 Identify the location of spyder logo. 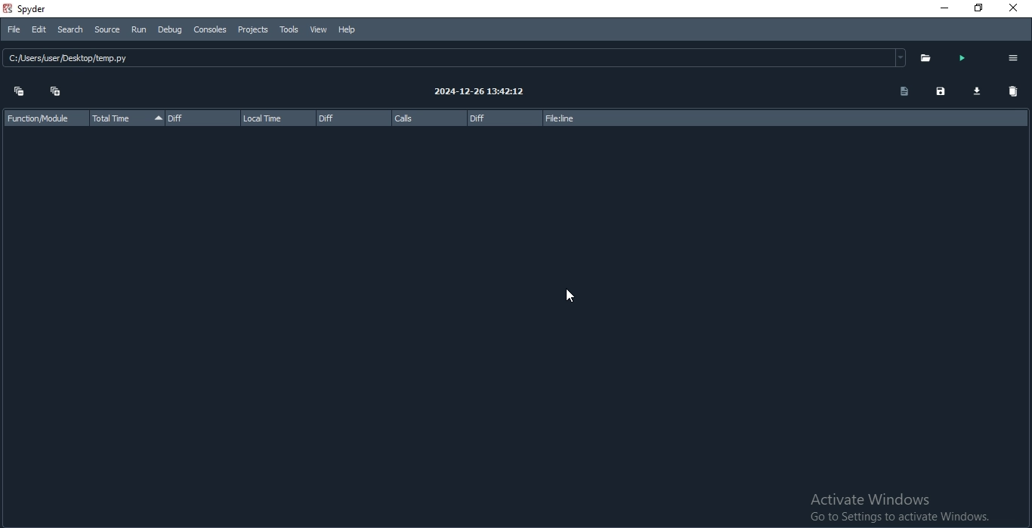
(7, 9).